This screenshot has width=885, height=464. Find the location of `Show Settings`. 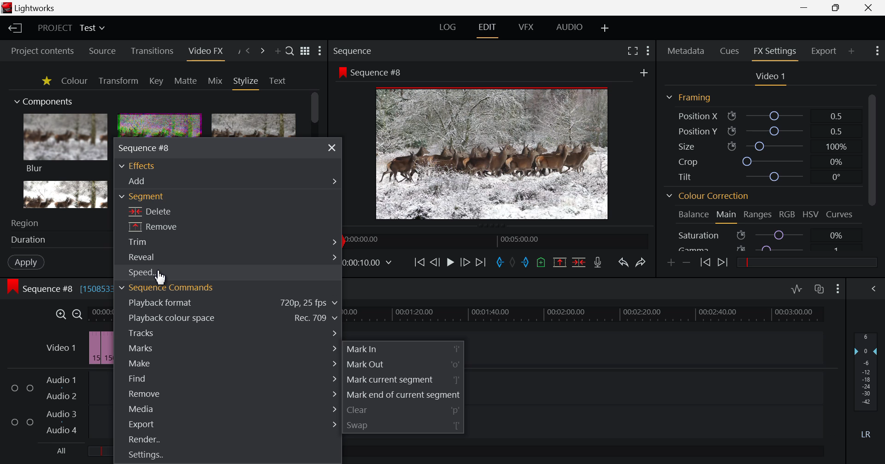

Show Settings is located at coordinates (876, 52).